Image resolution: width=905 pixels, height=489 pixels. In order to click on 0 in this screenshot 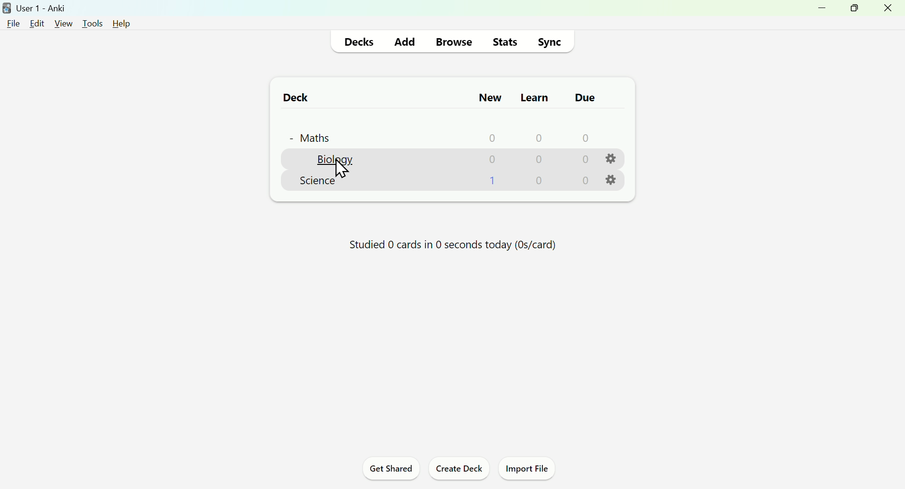, I will do `click(585, 181)`.